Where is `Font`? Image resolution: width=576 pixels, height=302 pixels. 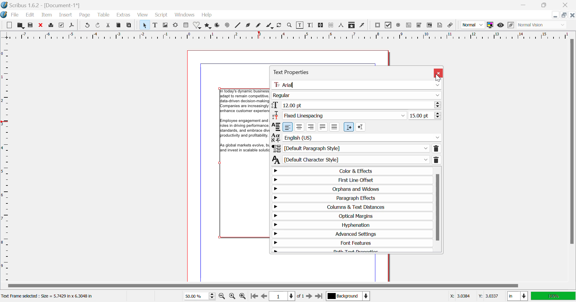
Font is located at coordinates (356, 85).